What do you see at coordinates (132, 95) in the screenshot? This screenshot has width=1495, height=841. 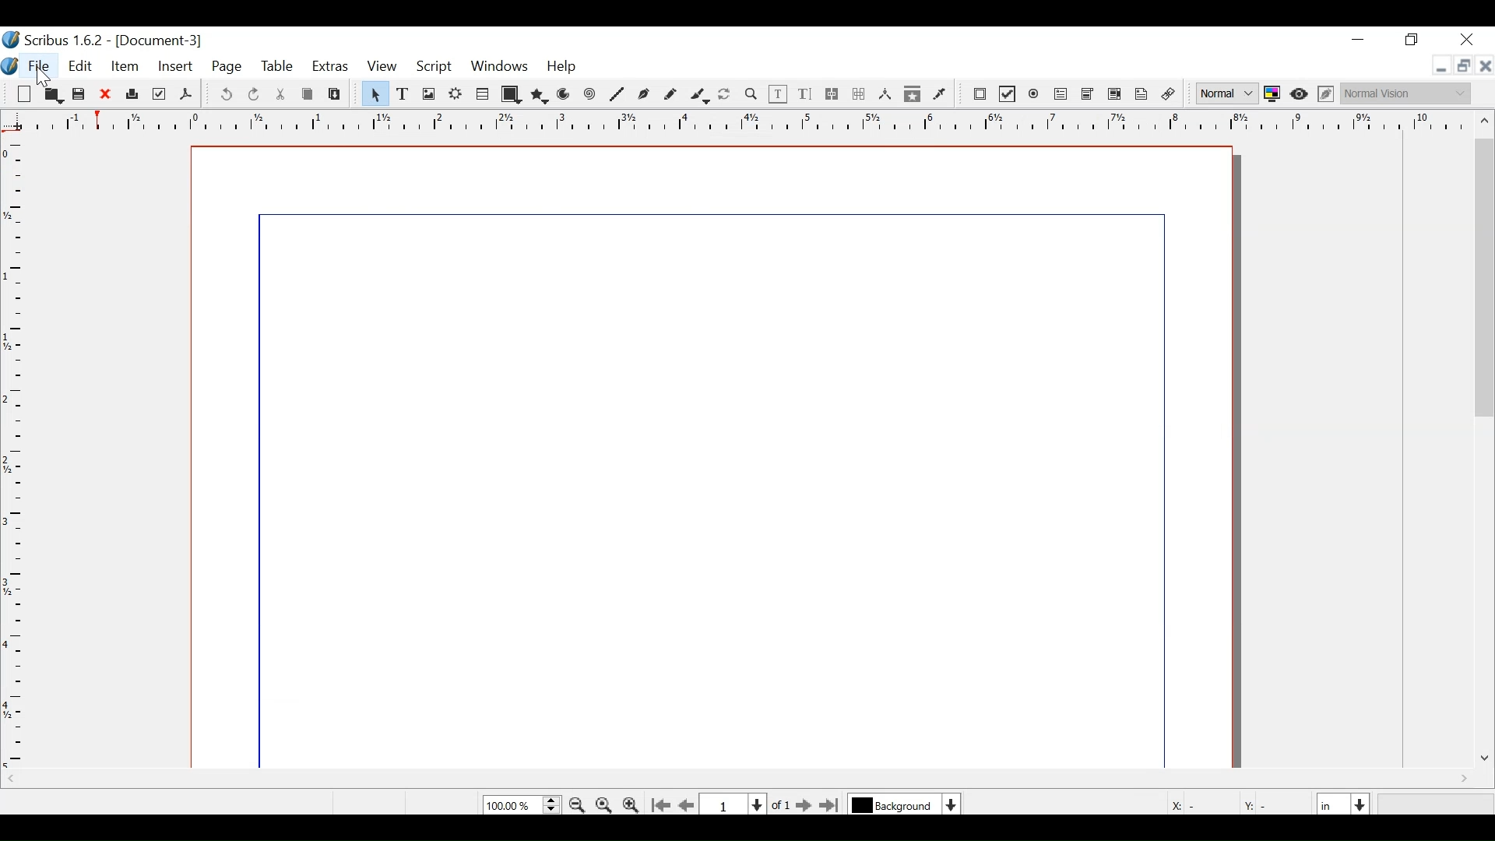 I see `Print` at bounding box center [132, 95].